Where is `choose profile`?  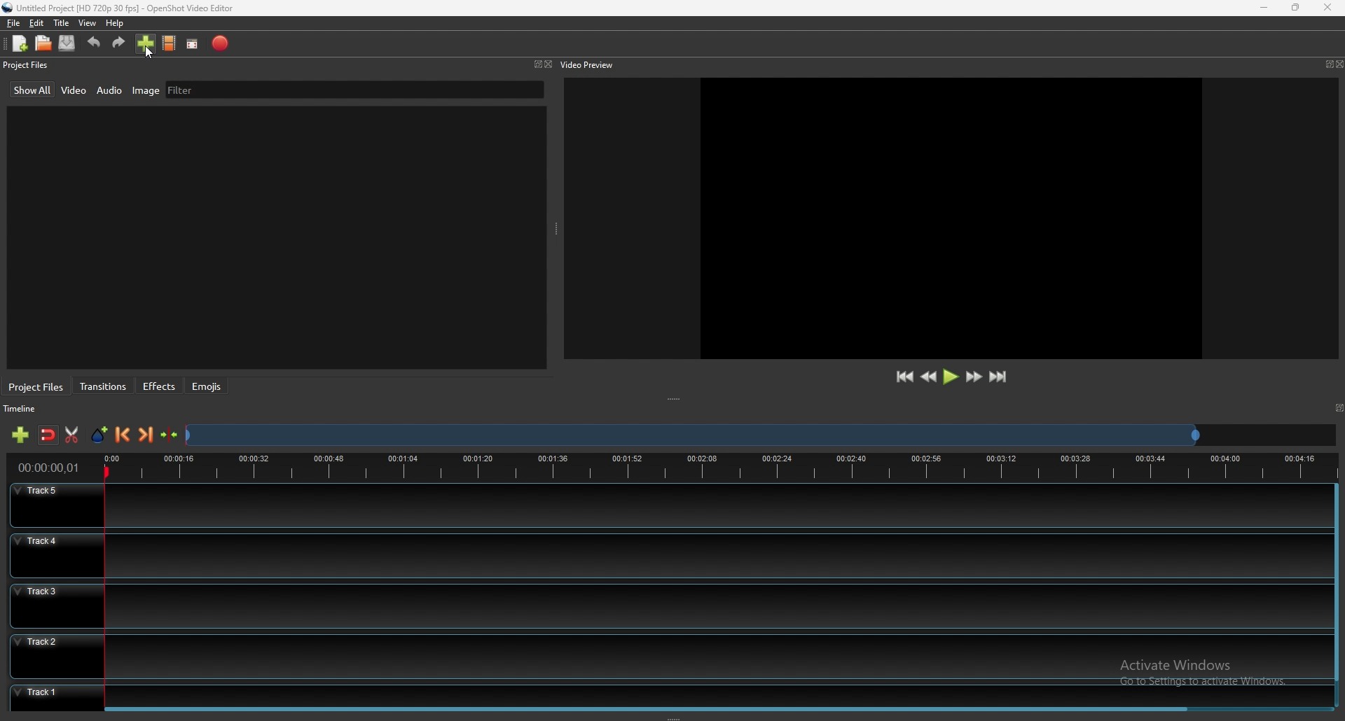
choose profile is located at coordinates (170, 42).